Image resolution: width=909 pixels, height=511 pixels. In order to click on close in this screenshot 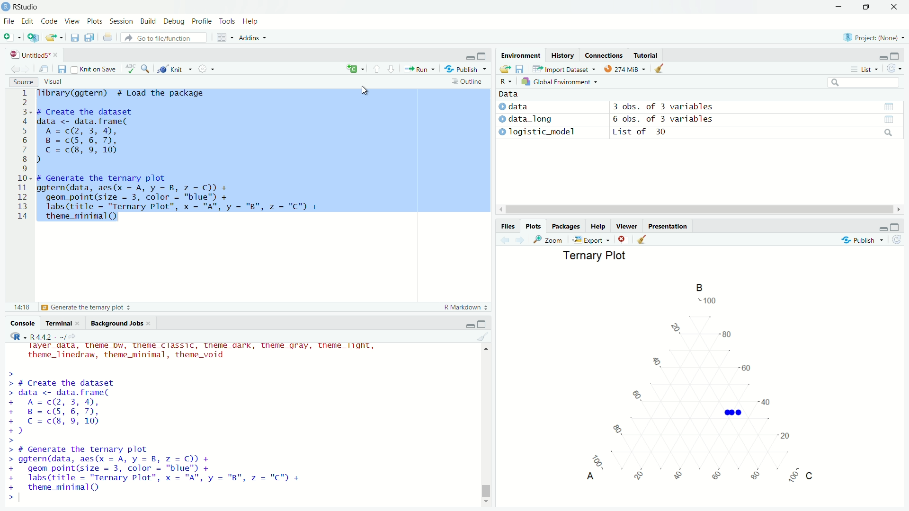, I will do `click(621, 240)`.